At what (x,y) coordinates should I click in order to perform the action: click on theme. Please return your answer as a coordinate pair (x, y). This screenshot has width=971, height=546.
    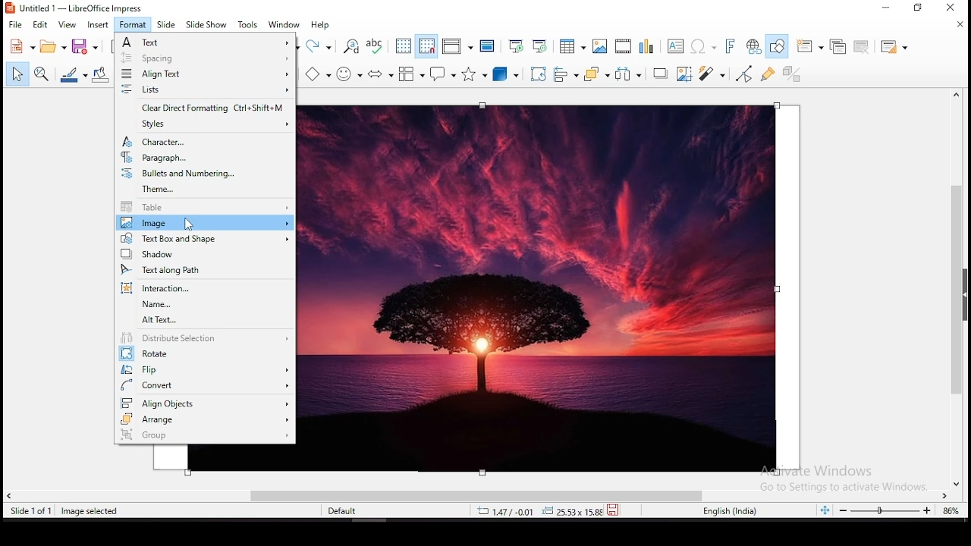
    Looking at the image, I should click on (206, 190).